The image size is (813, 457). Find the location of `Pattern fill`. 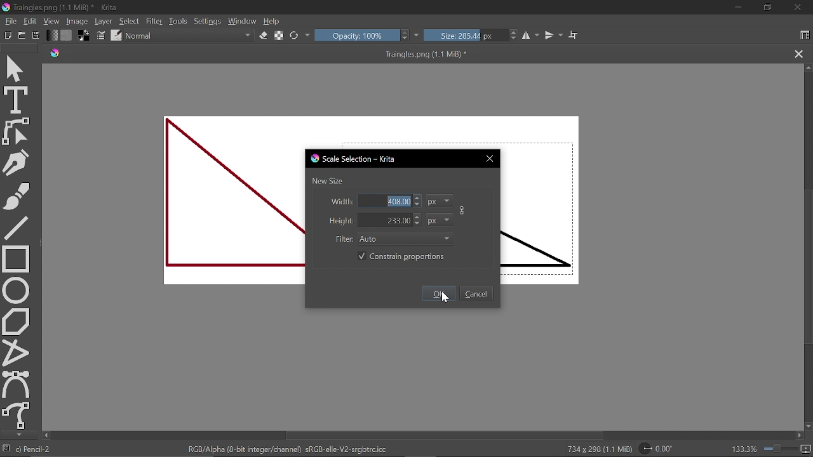

Pattern fill is located at coordinates (67, 36).